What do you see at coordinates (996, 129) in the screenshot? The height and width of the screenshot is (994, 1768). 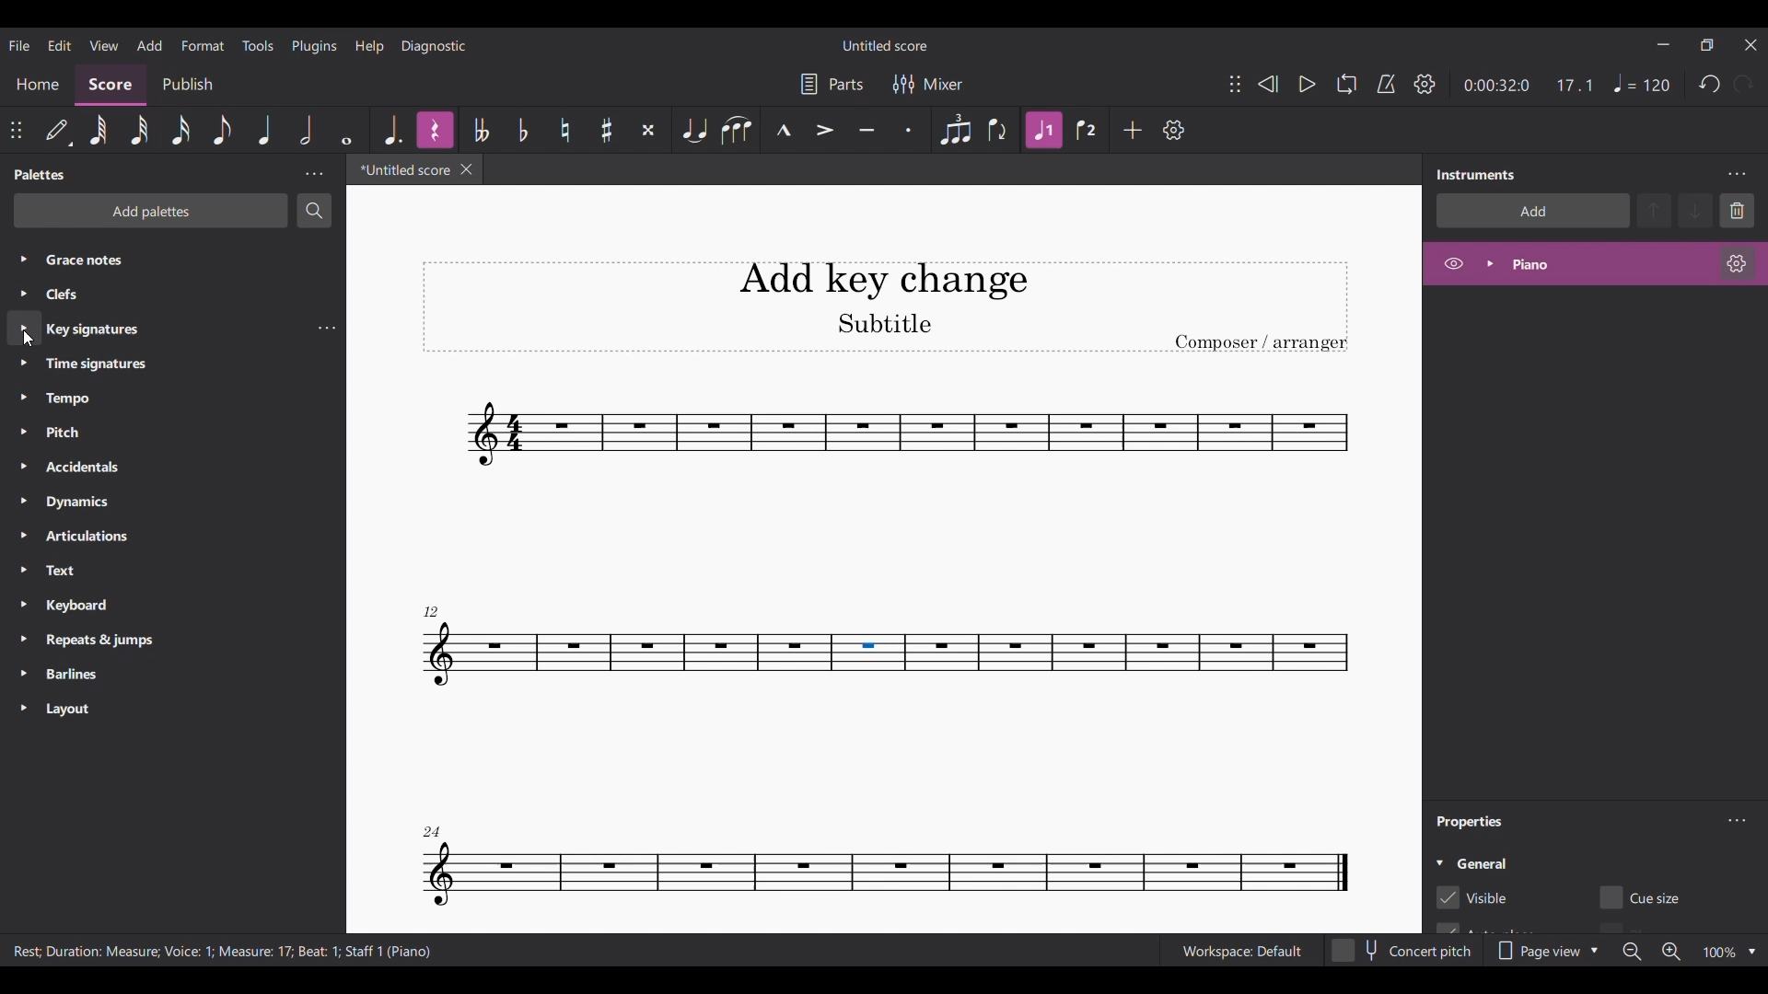 I see `Flip direction` at bounding box center [996, 129].